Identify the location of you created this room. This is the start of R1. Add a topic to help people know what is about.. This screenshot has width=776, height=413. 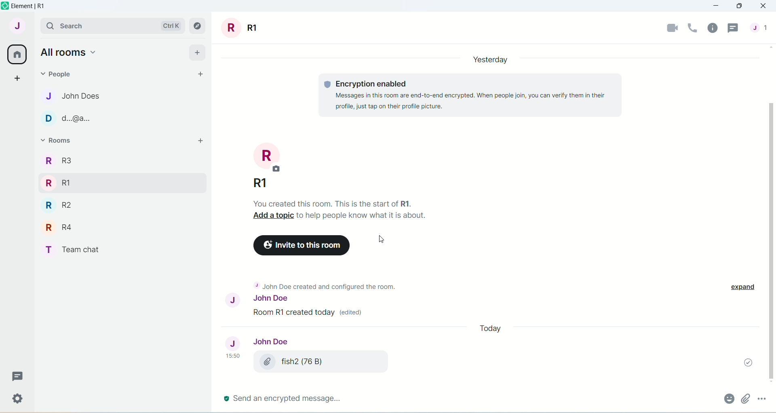
(336, 213).